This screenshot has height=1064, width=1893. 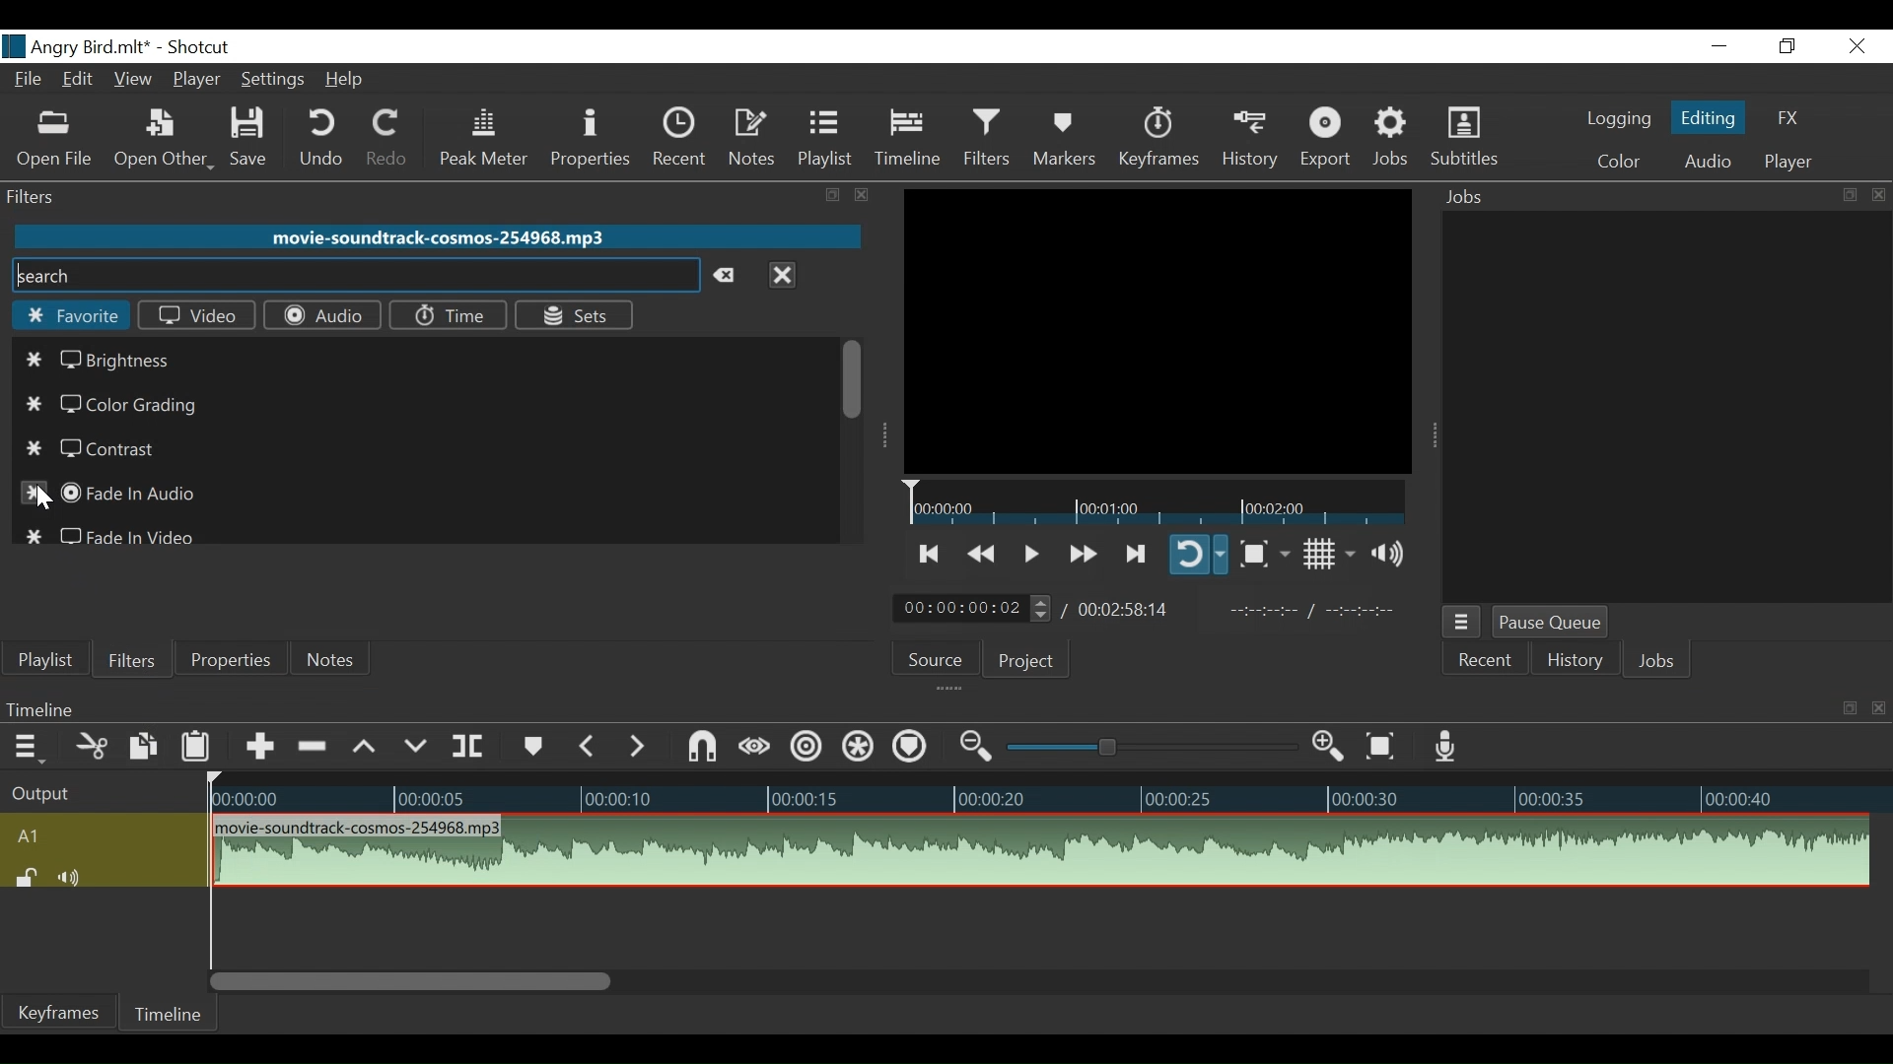 What do you see at coordinates (1383, 746) in the screenshot?
I see `Zoom to fit` at bounding box center [1383, 746].